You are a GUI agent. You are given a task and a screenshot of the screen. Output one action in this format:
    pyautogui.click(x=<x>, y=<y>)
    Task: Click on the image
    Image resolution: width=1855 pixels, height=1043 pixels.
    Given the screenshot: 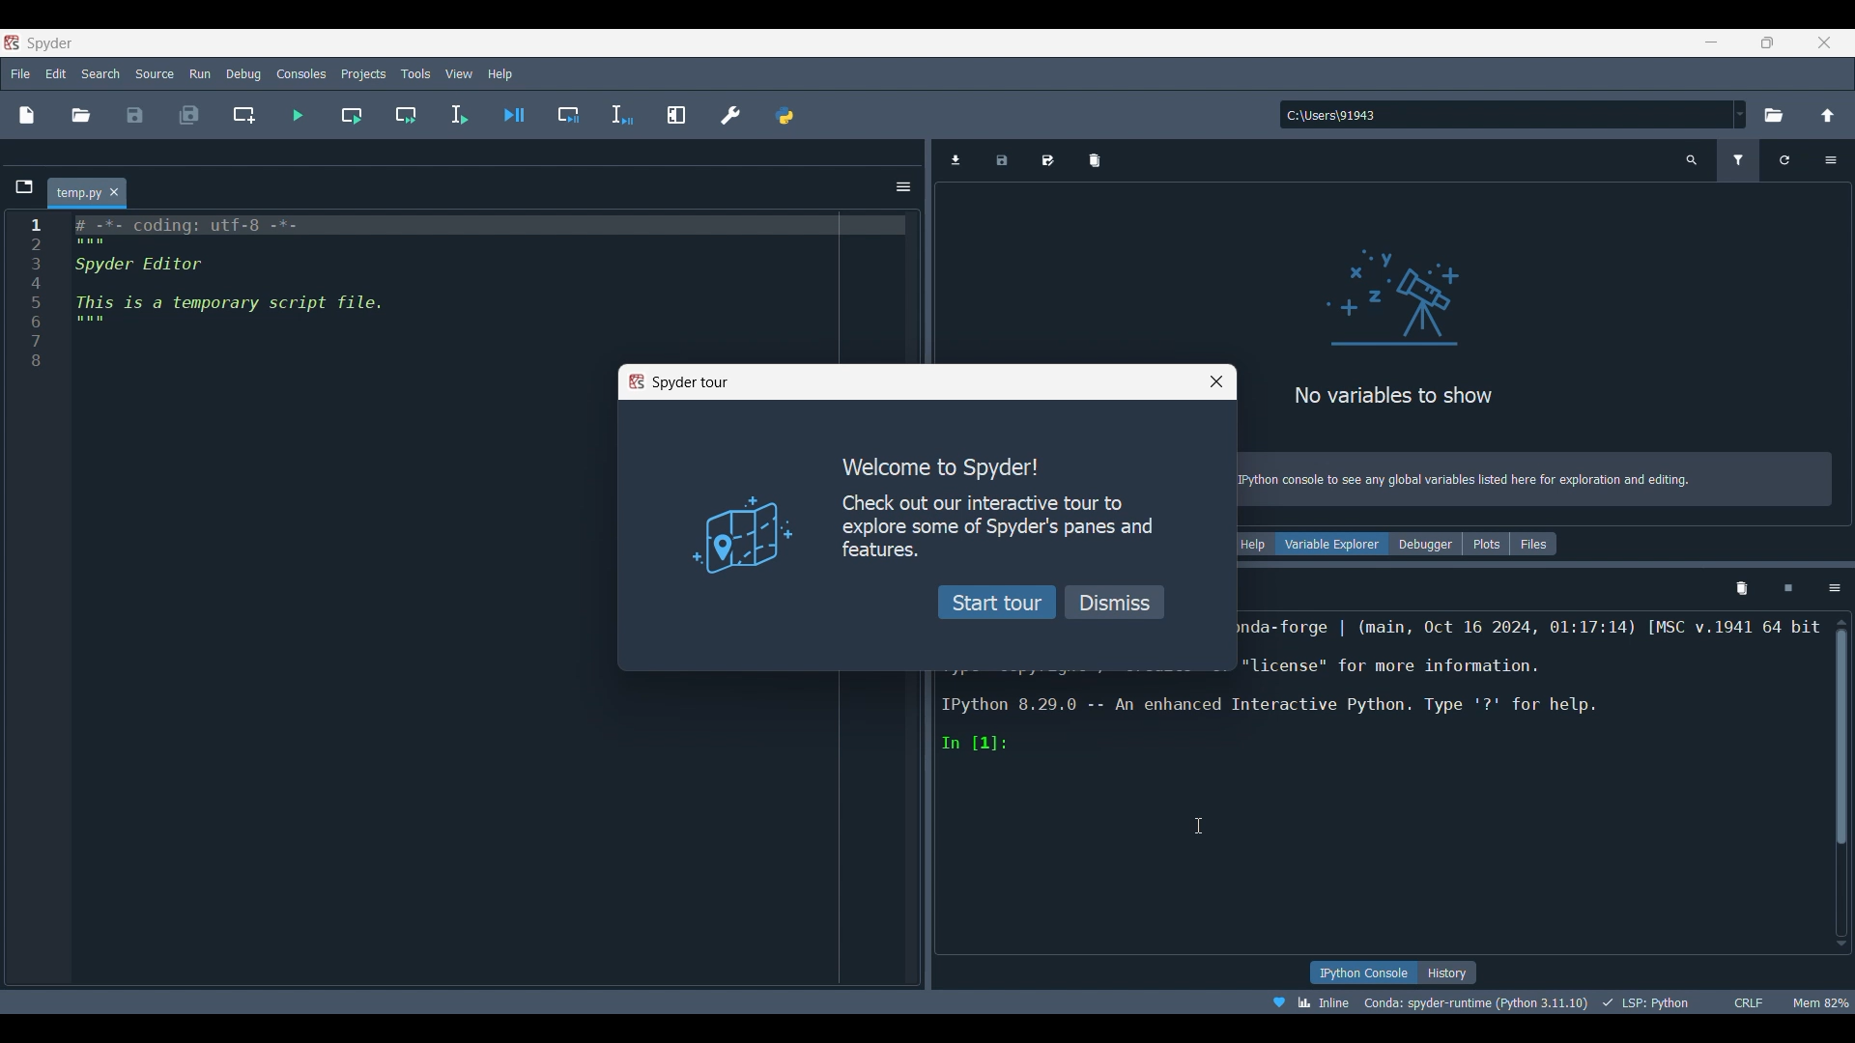 What is the action you would take?
    pyautogui.click(x=729, y=531)
    